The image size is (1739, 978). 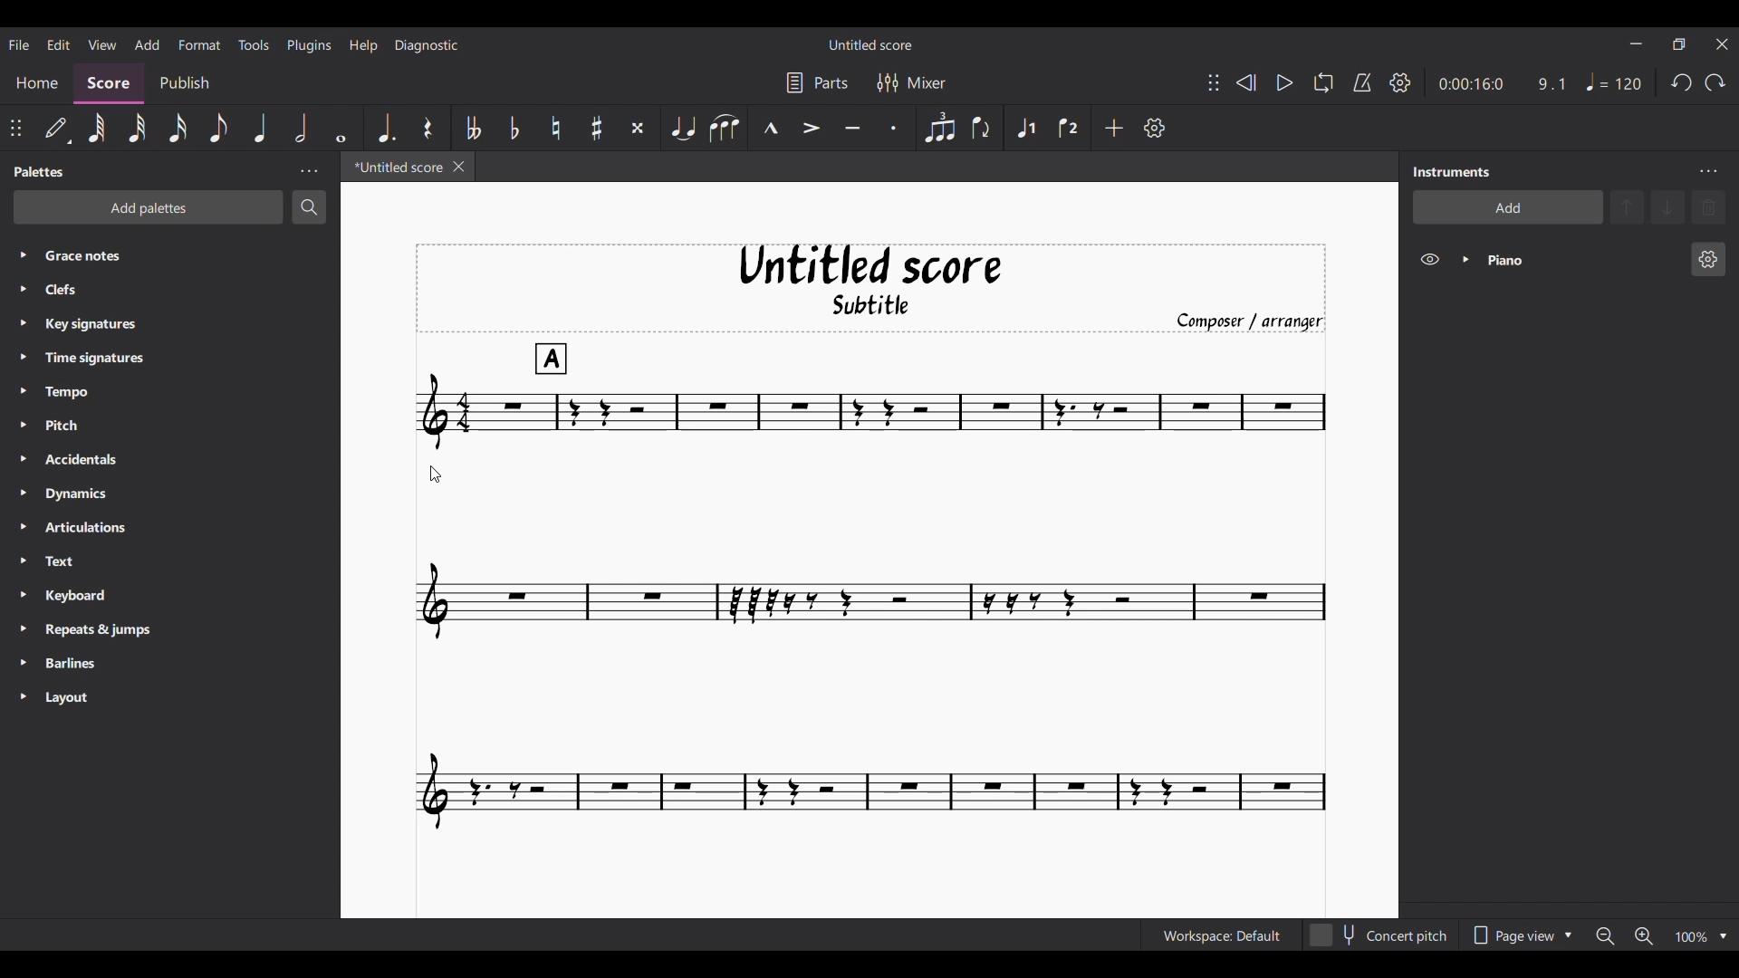 What do you see at coordinates (810, 128) in the screenshot?
I see `Accent` at bounding box center [810, 128].